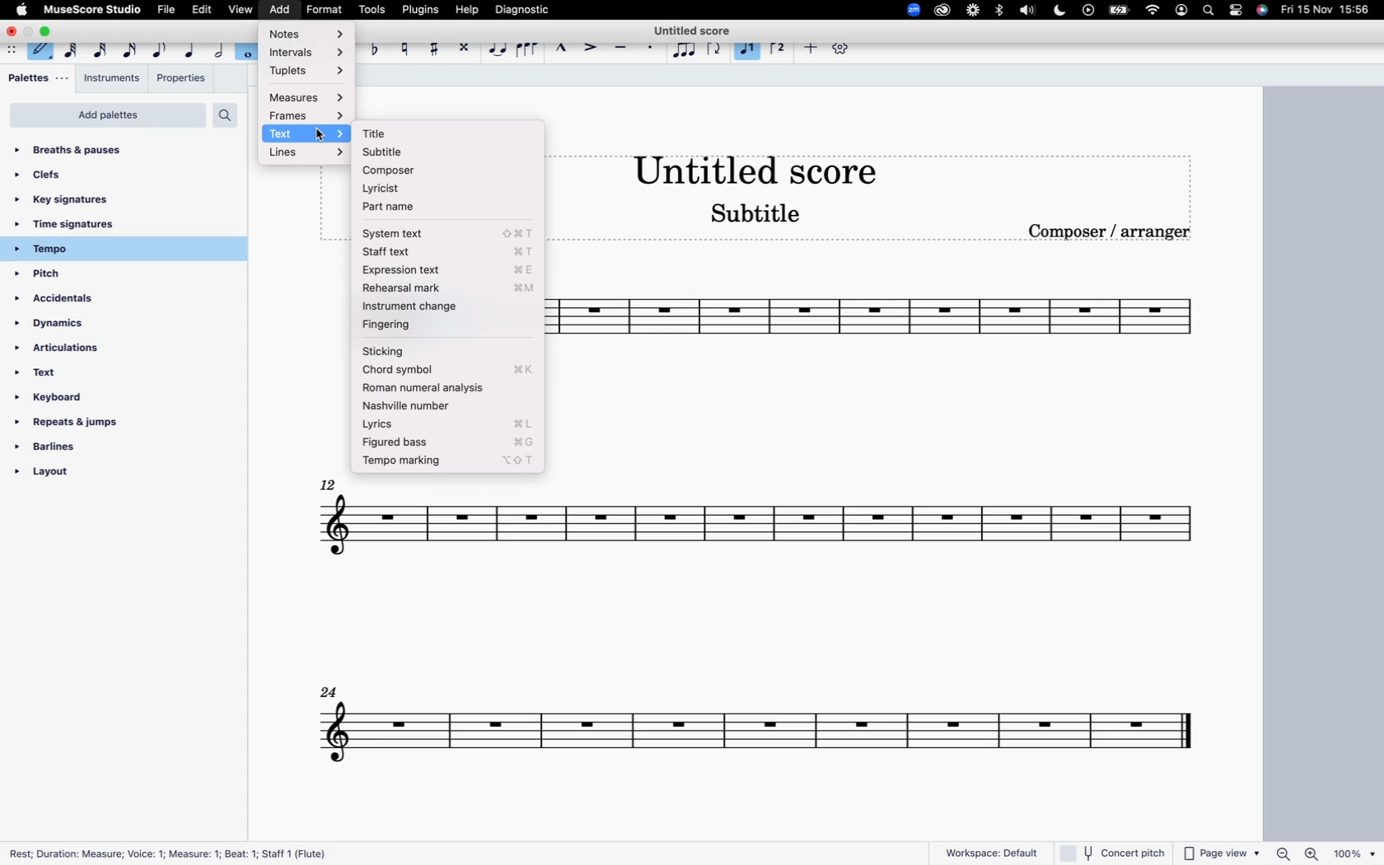 Image resolution: width=1384 pixels, height=865 pixels. Describe the element at coordinates (92, 449) in the screenshot. I see `barlines` at that location.